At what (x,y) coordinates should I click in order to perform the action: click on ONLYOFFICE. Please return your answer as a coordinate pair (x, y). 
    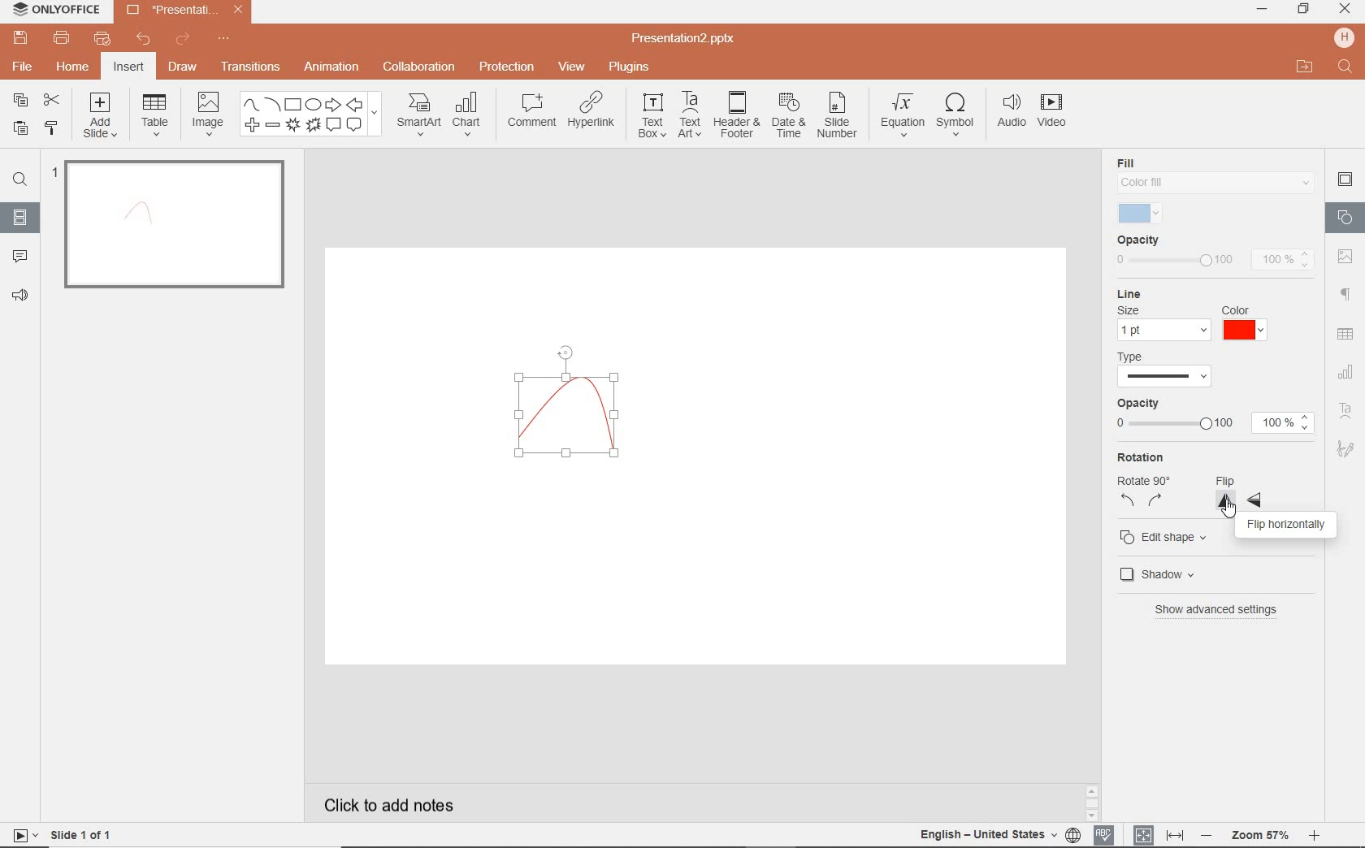
    Looking at the image, I should click on (57, 11).